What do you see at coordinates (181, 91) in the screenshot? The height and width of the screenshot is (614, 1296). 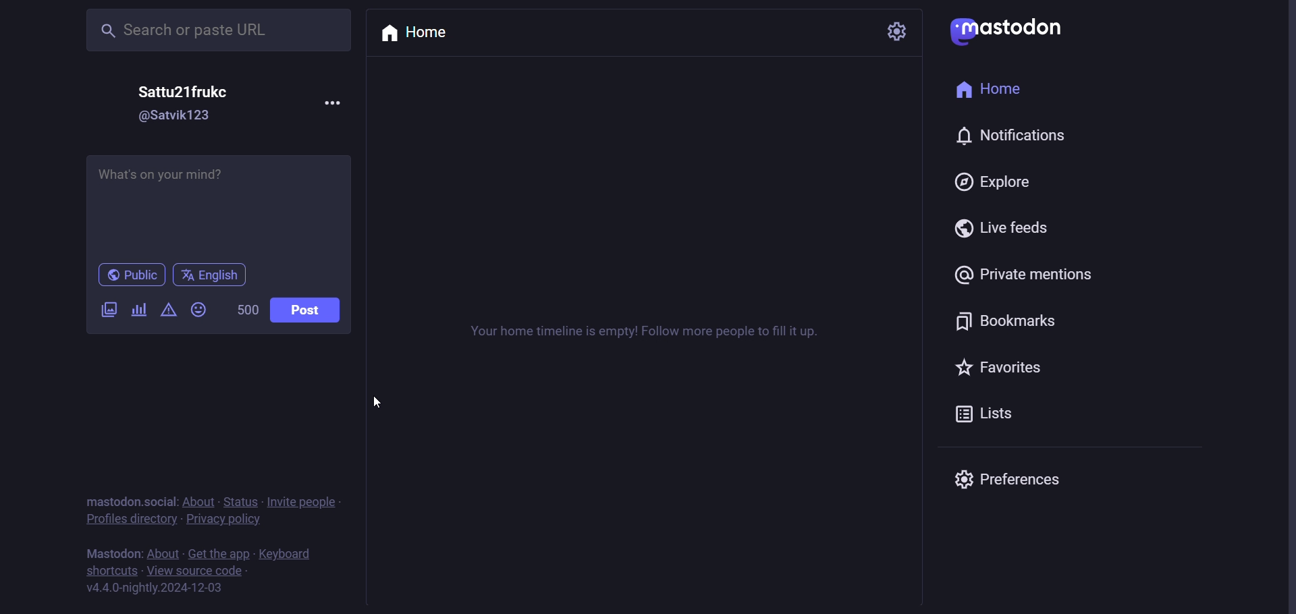 I see `Sattu21frukc` at bounding box center [181, 91].